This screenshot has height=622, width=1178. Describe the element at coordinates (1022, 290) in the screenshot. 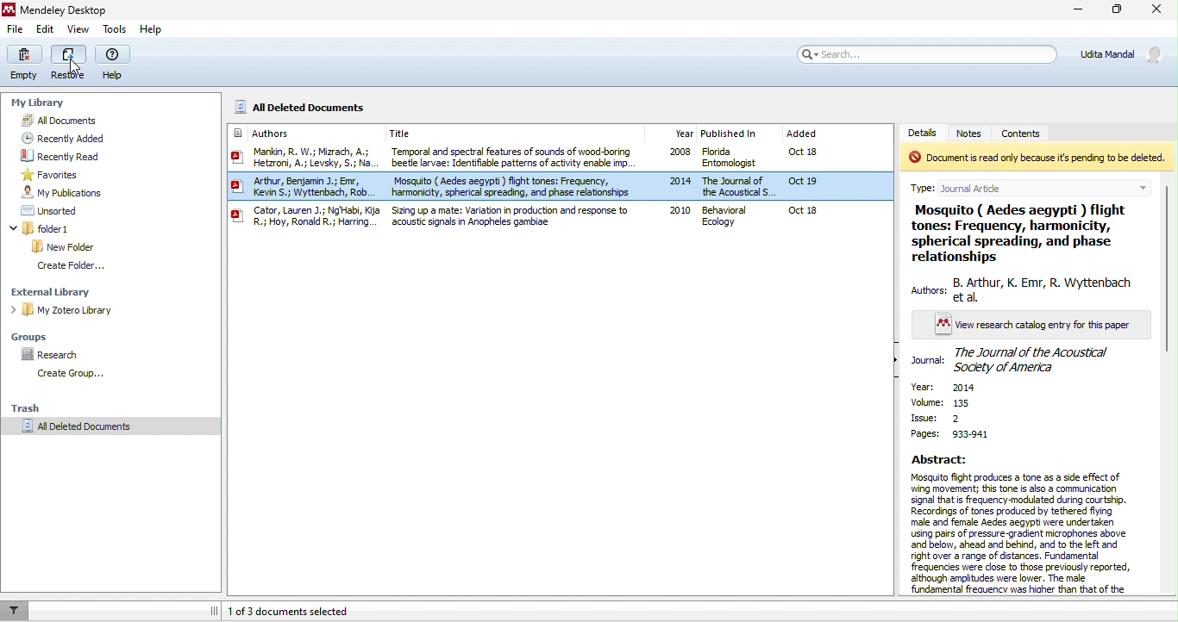

I see `. BA K. Emr, R. Wyttenbach` at that location.